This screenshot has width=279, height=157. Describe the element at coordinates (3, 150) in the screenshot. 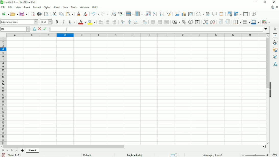

I see `Scroll to first sheet` at that location.